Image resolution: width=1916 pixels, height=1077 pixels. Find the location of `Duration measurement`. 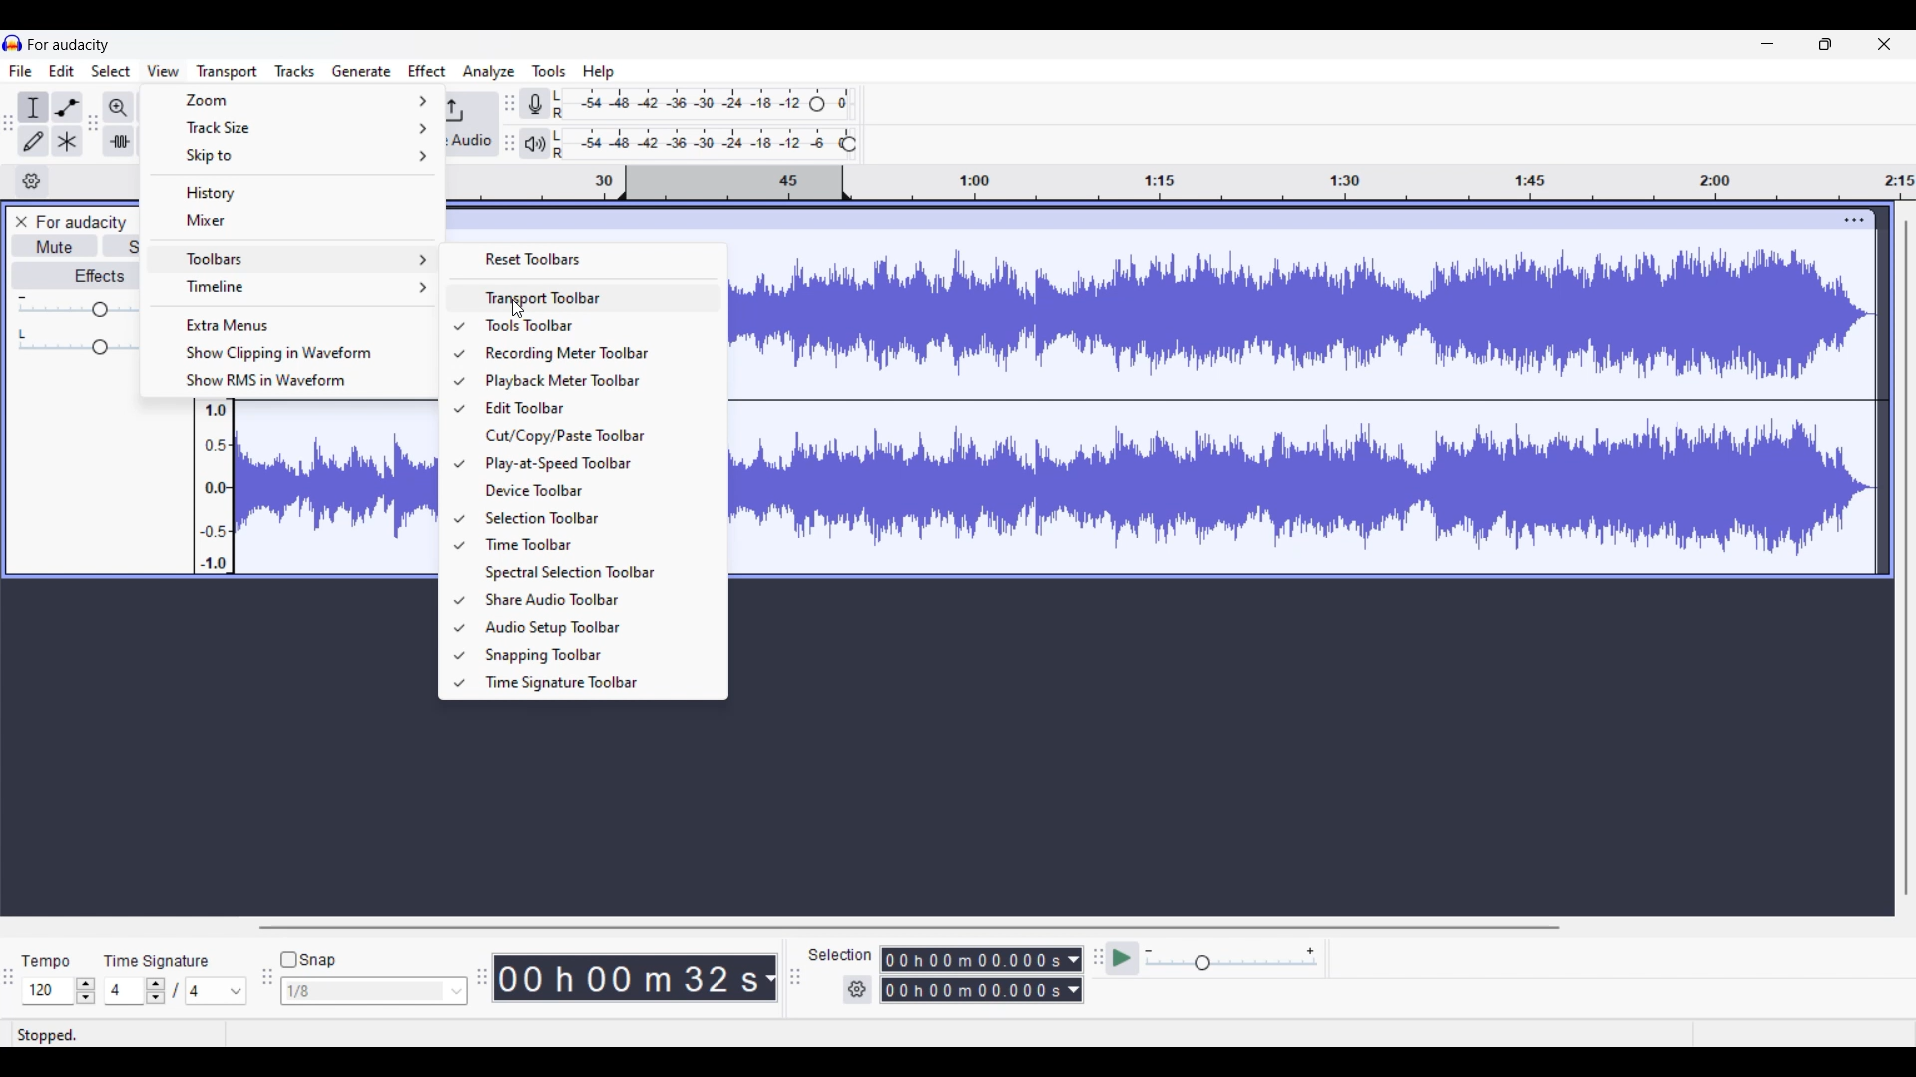

Duration measurement is located at coordinates (1076, 960).